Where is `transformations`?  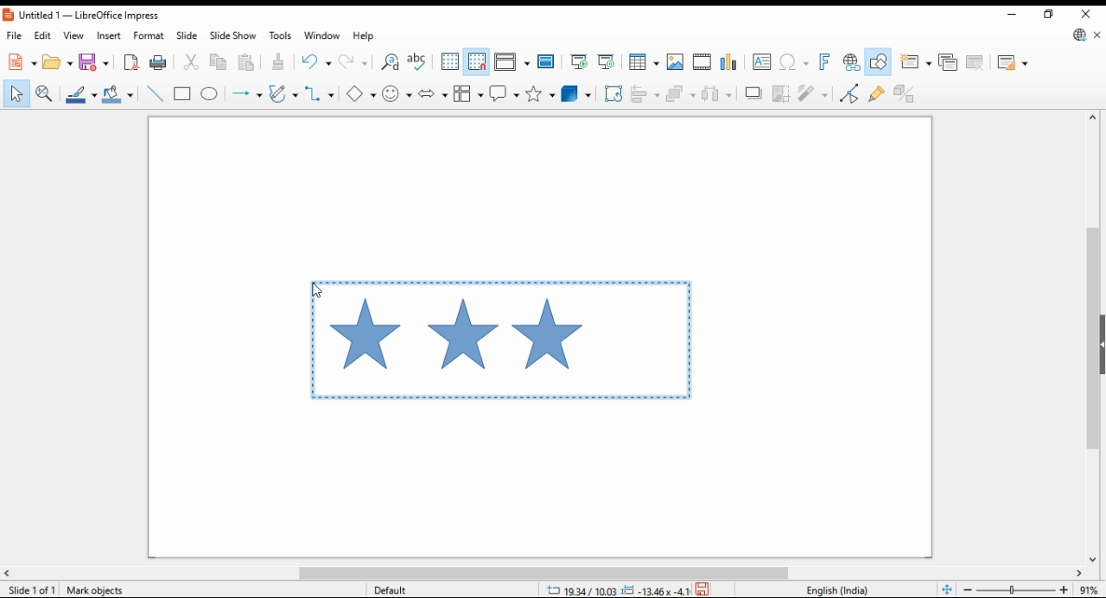 transformations is located at coordinates (613, 95).